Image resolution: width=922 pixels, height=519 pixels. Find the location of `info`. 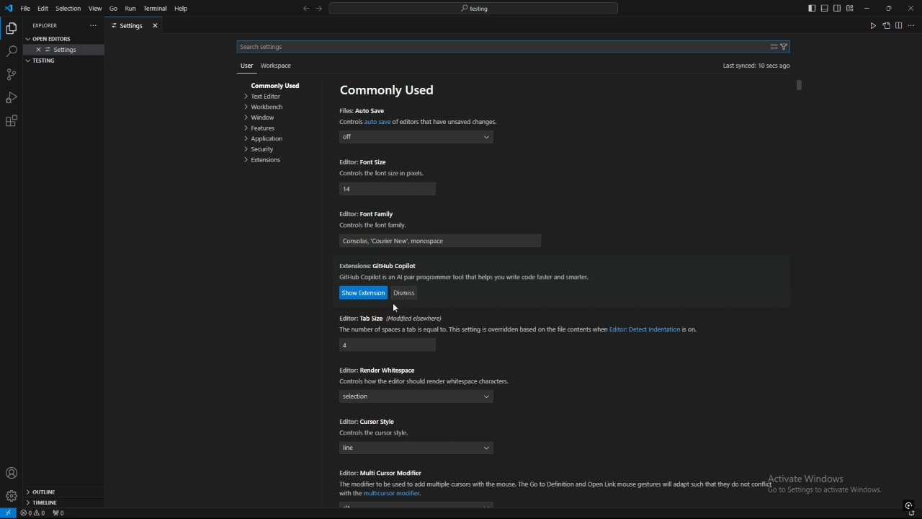

info is located at coordinates (390, 434).